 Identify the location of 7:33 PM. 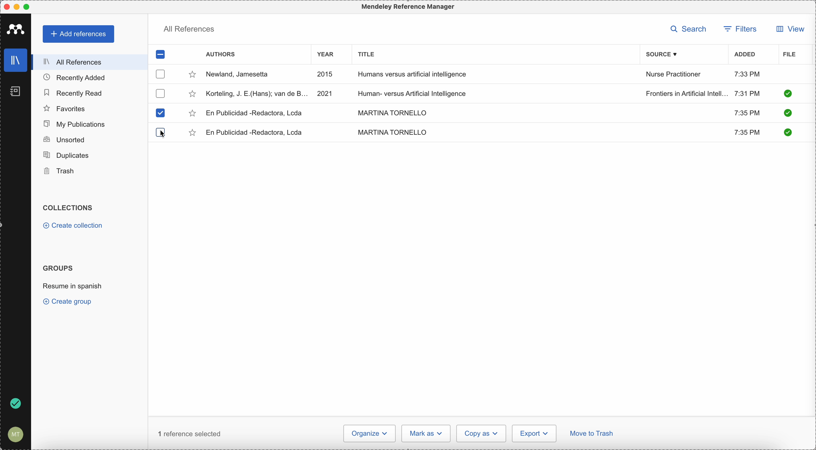
(747, 74).